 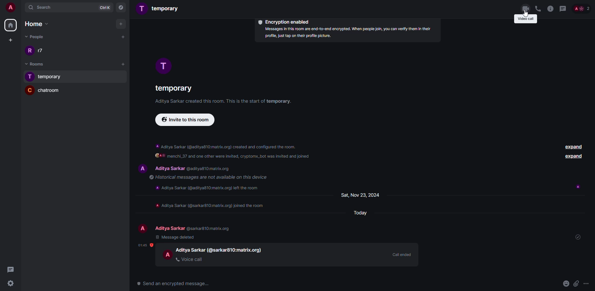 I want to click on info, so click(x=210, y=177).